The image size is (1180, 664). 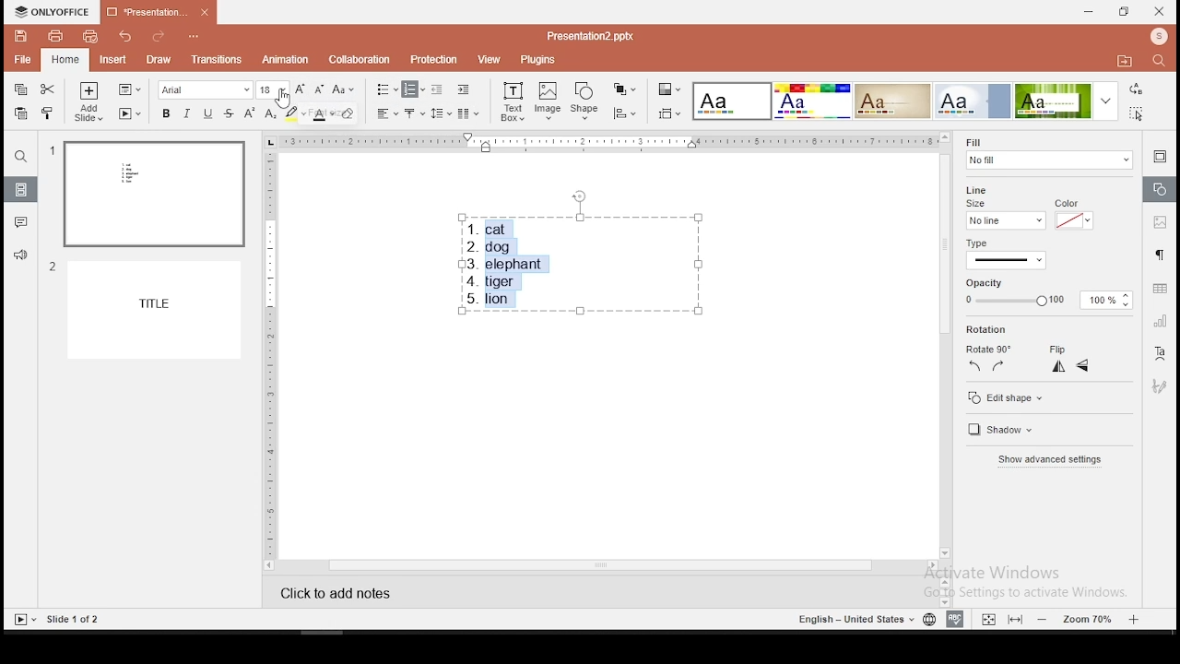 What do you see at coordinates (733, 101) in the screenshot?
I see `theme ` at bounding box center [733, 101].